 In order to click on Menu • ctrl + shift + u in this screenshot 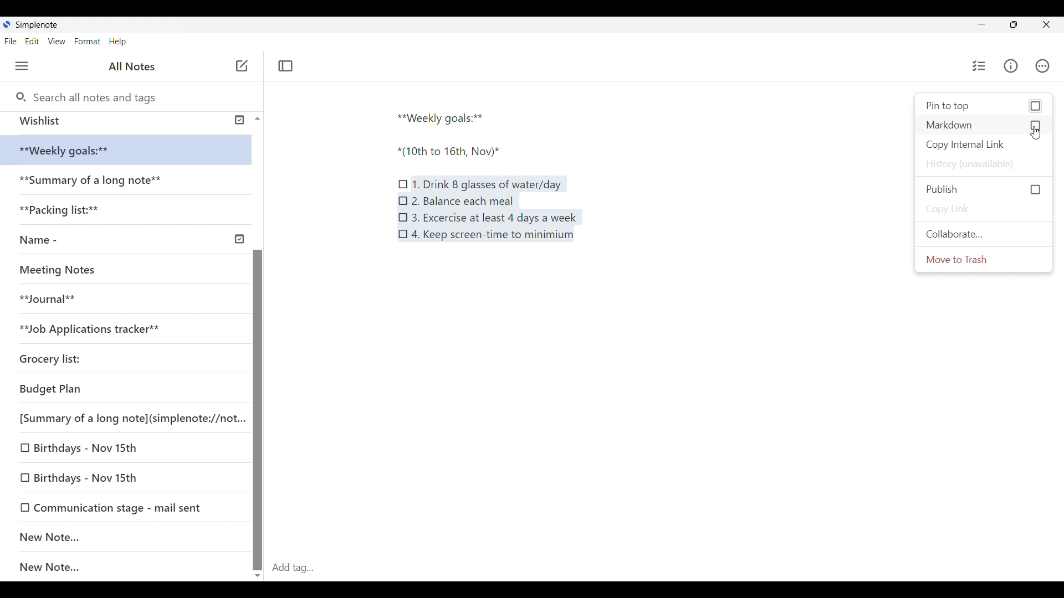, I will do `click(26, 66)`.